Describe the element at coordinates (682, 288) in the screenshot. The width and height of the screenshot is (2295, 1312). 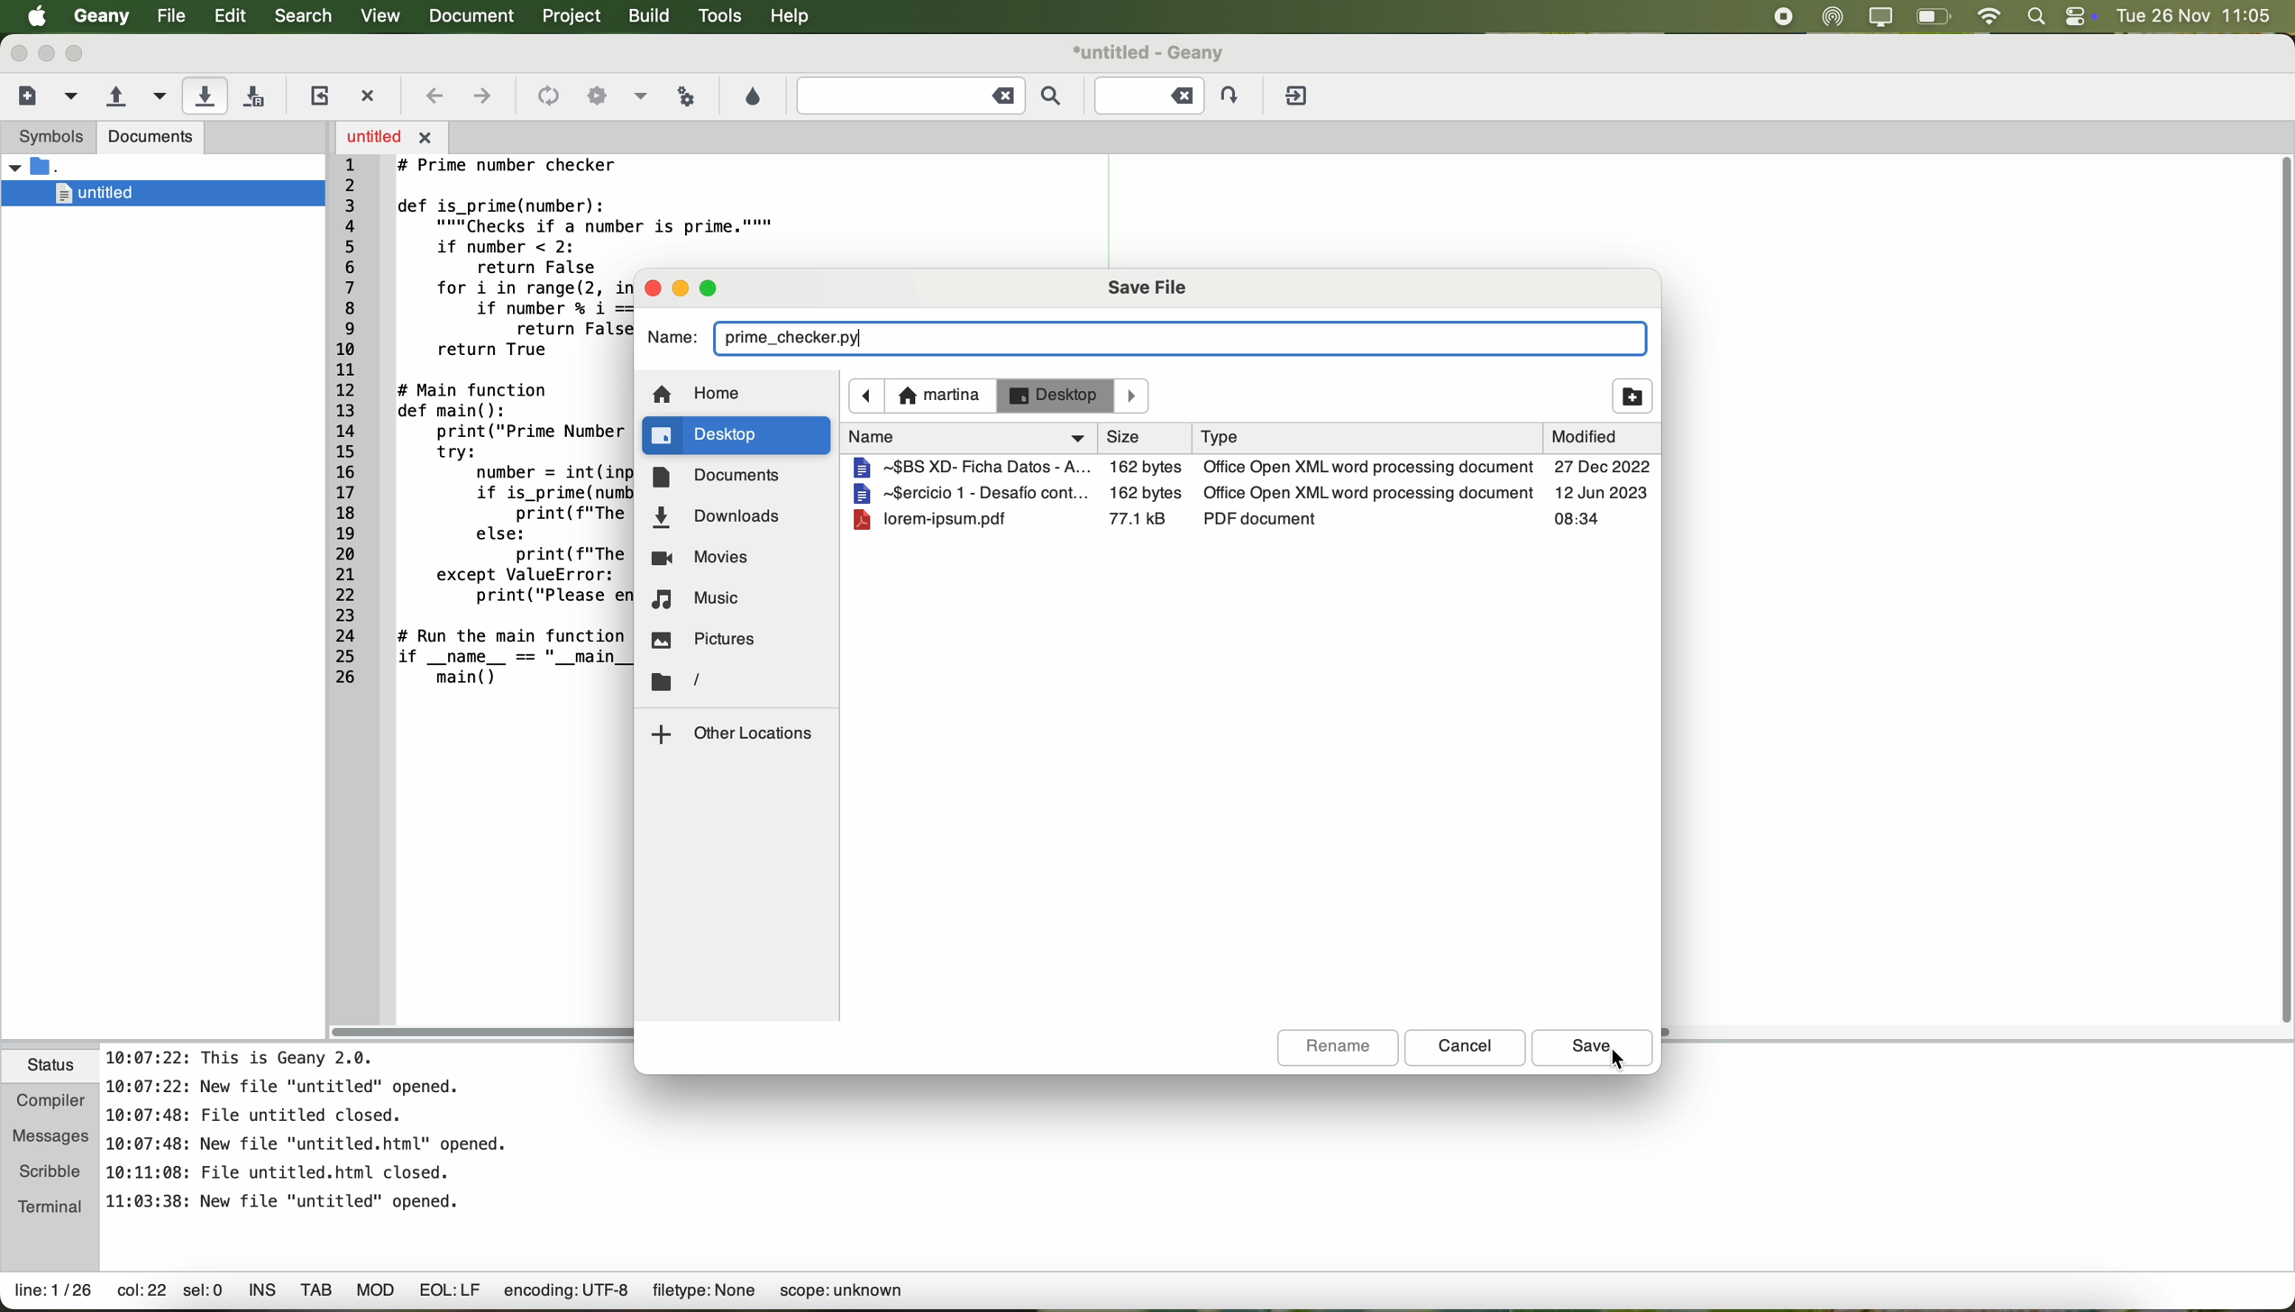
I see `minimize pop-up` at that location.